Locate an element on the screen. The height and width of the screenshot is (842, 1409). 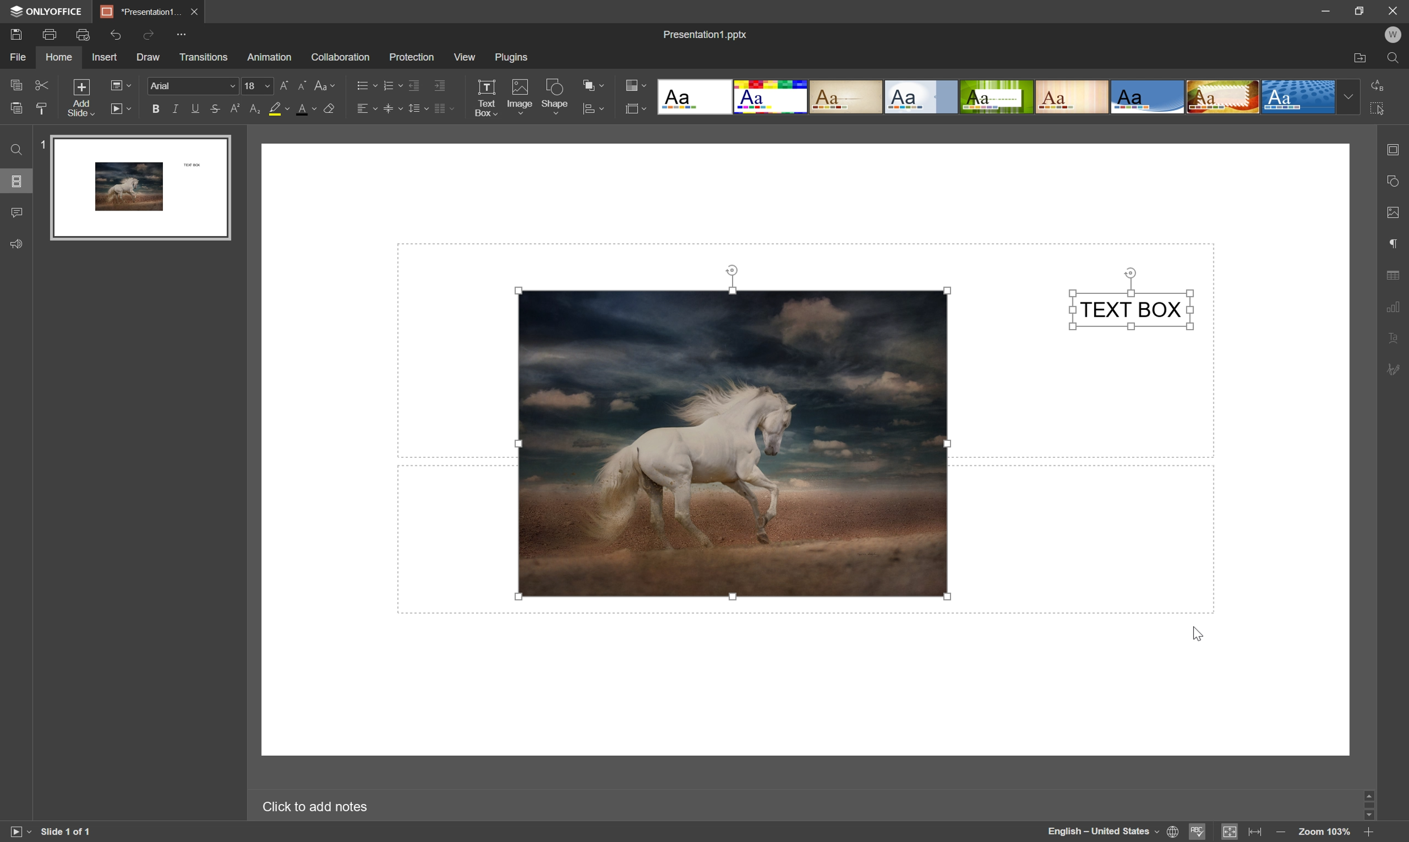
decrease indent is located at coordinates (414, 86).